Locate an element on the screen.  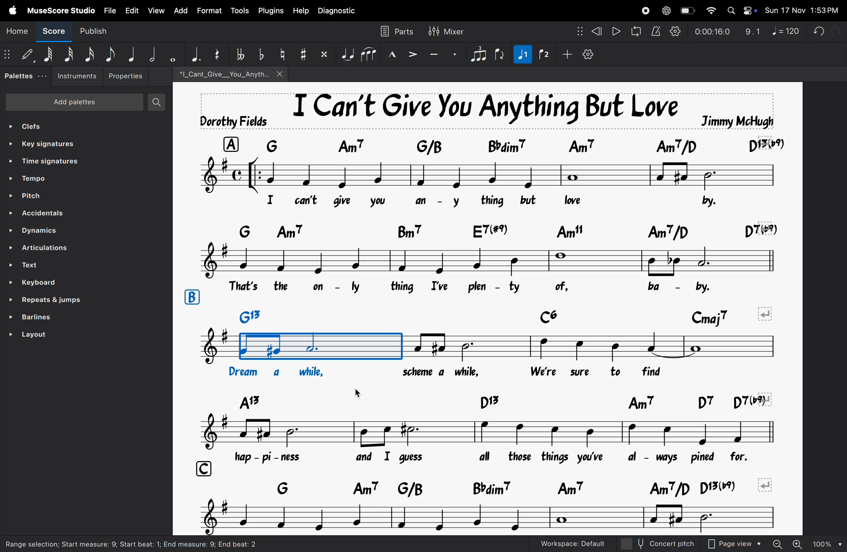
Quarter note  is located at coordinates (131, 54).